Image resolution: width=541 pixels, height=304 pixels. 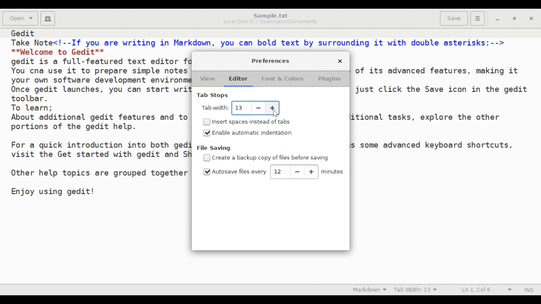 I want to click on (un)select Autosave files, so click(x=234, y=172).